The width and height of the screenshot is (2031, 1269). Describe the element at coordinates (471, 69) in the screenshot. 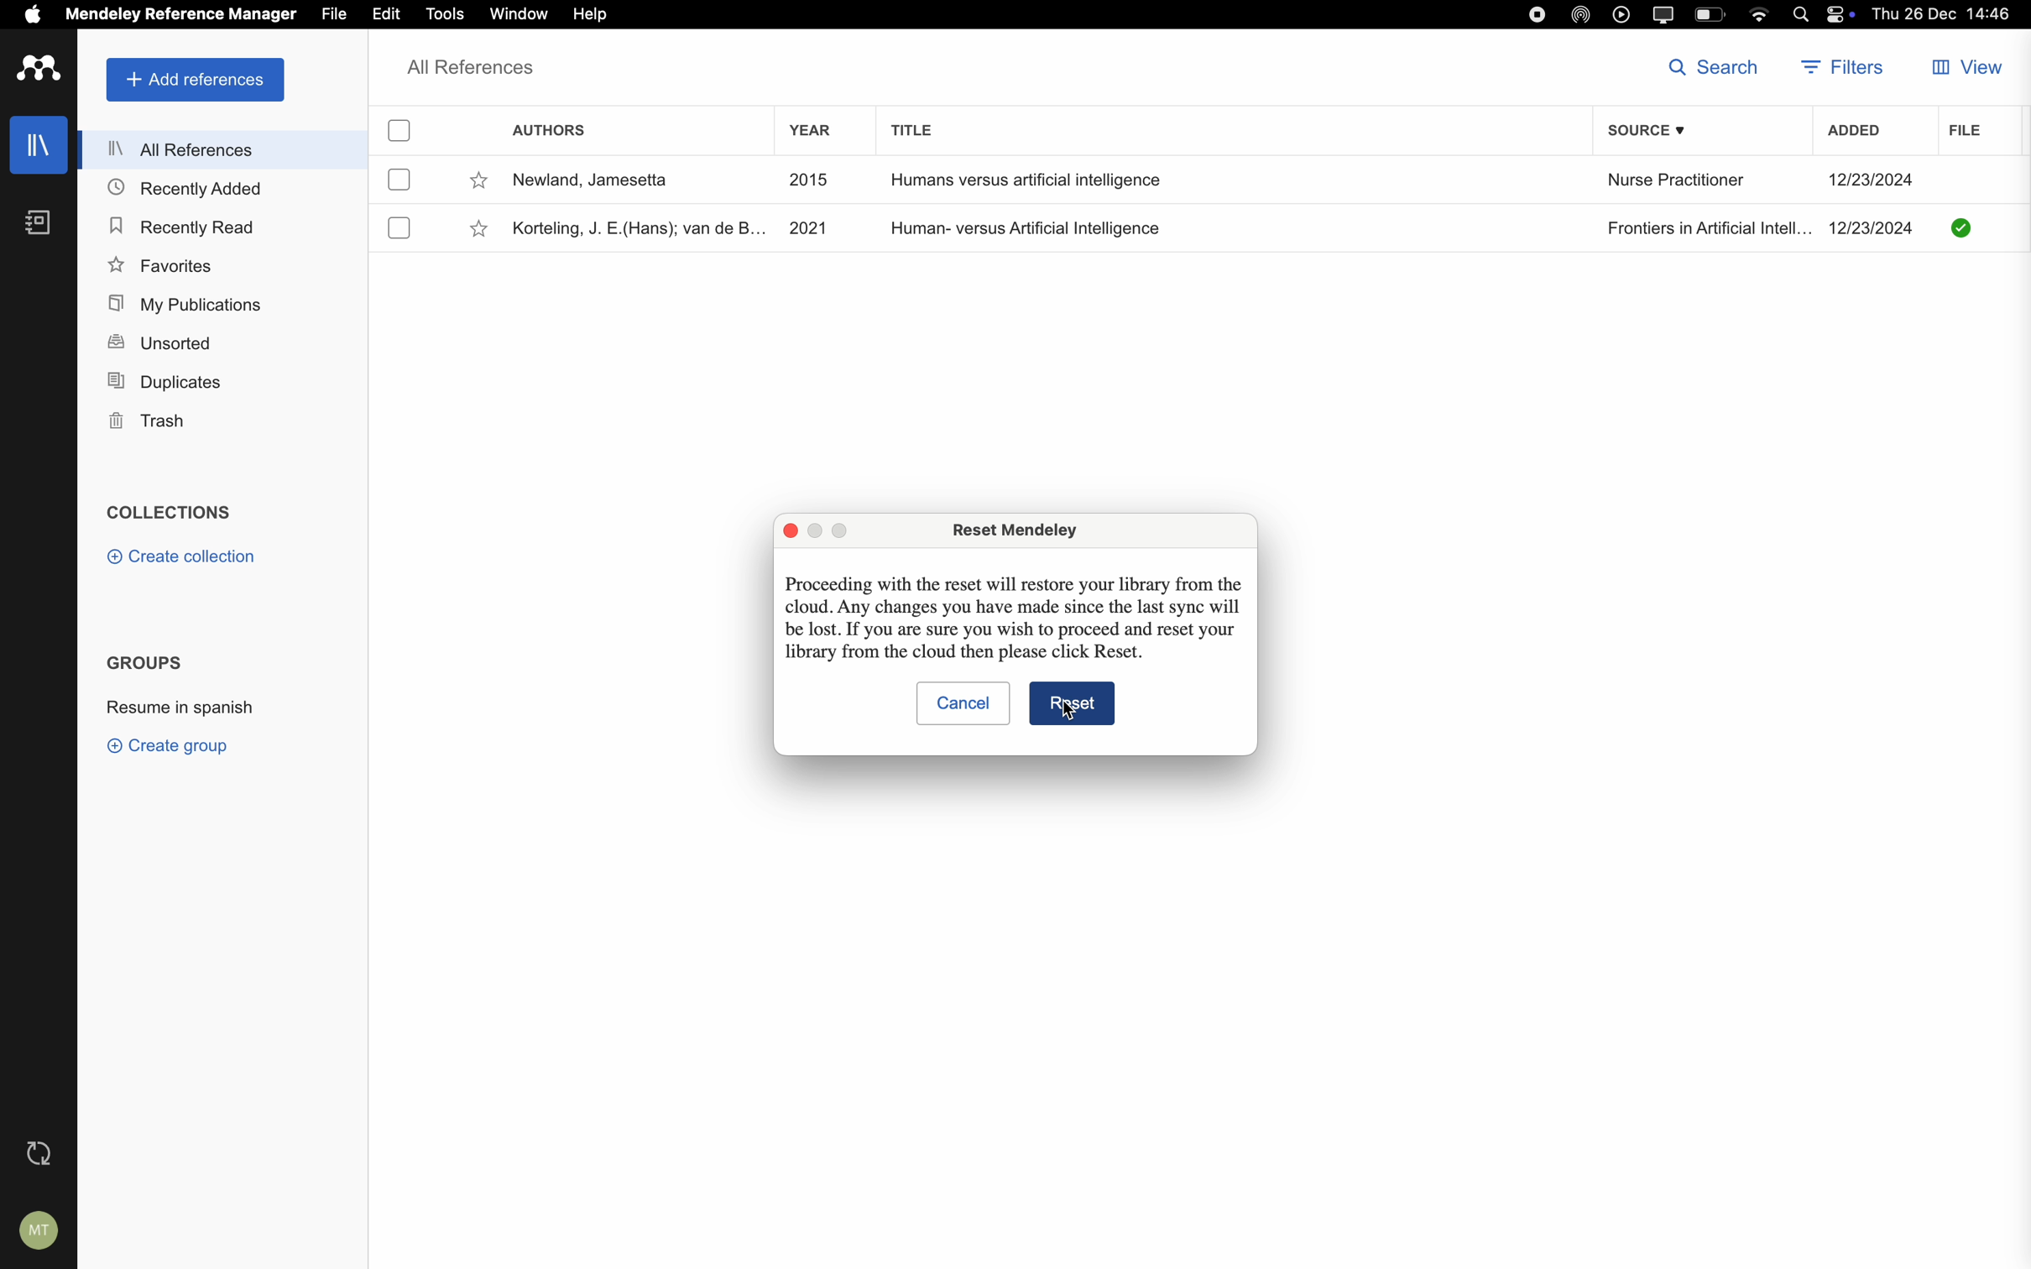

I see `all references` at that location.